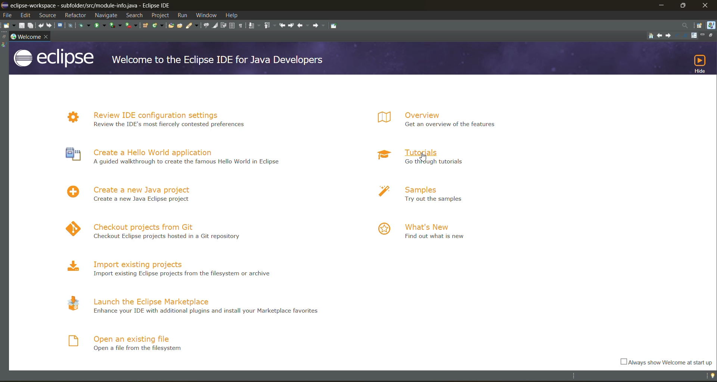  Describe the element at coordinates (712, 35) in the screenshot. I see `restore` at that location.